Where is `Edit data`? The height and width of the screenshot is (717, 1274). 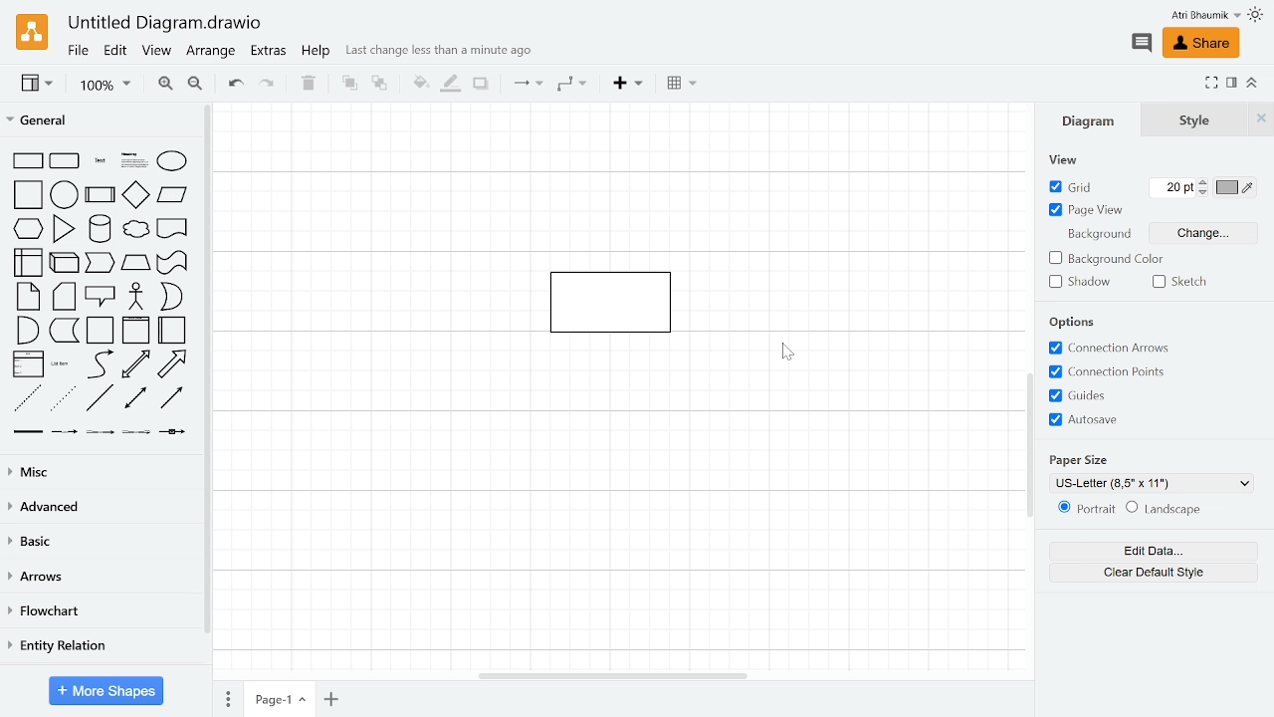
Edit data is located at coordinates (1150, 549).